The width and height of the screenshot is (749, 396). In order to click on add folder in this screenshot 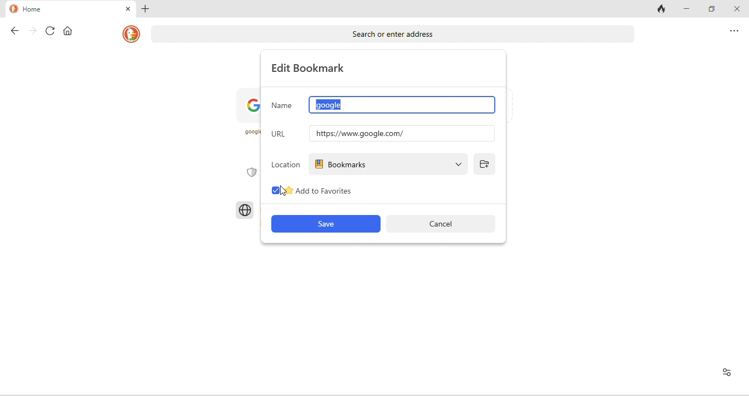, I will do `click(486, 164)`.